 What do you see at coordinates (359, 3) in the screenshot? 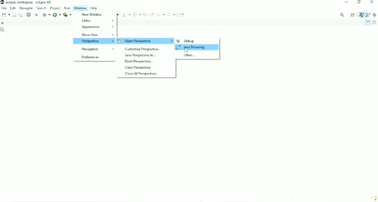
I see `Restore down` at bounding box center [359, 3].